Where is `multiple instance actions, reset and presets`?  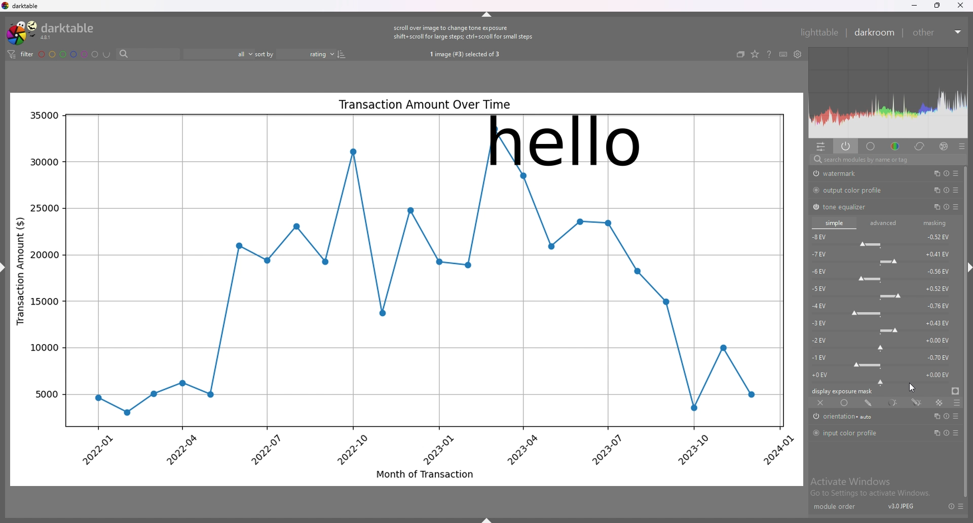 multiple instance actions, reset and presets is located at coordinates (947, 191).